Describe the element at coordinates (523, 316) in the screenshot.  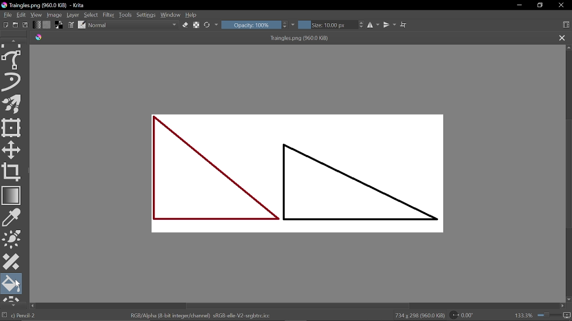
I see `133.3%` at that location.